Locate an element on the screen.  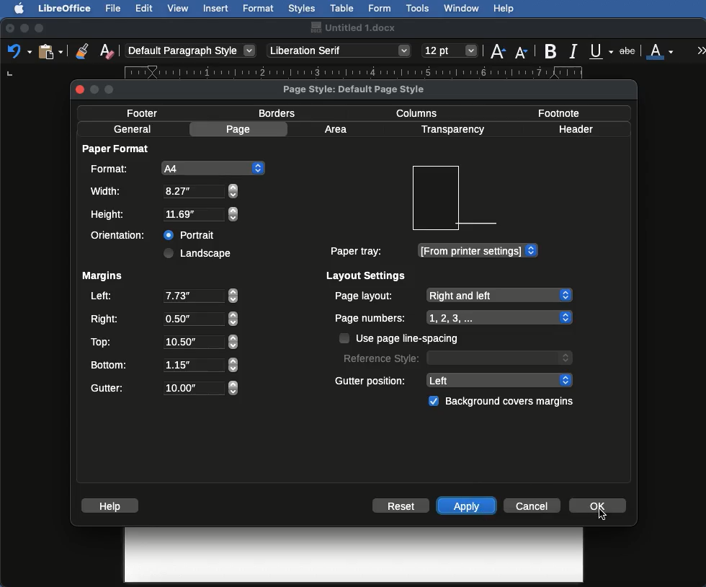
Size decrease is located at coordinates (524, 52).